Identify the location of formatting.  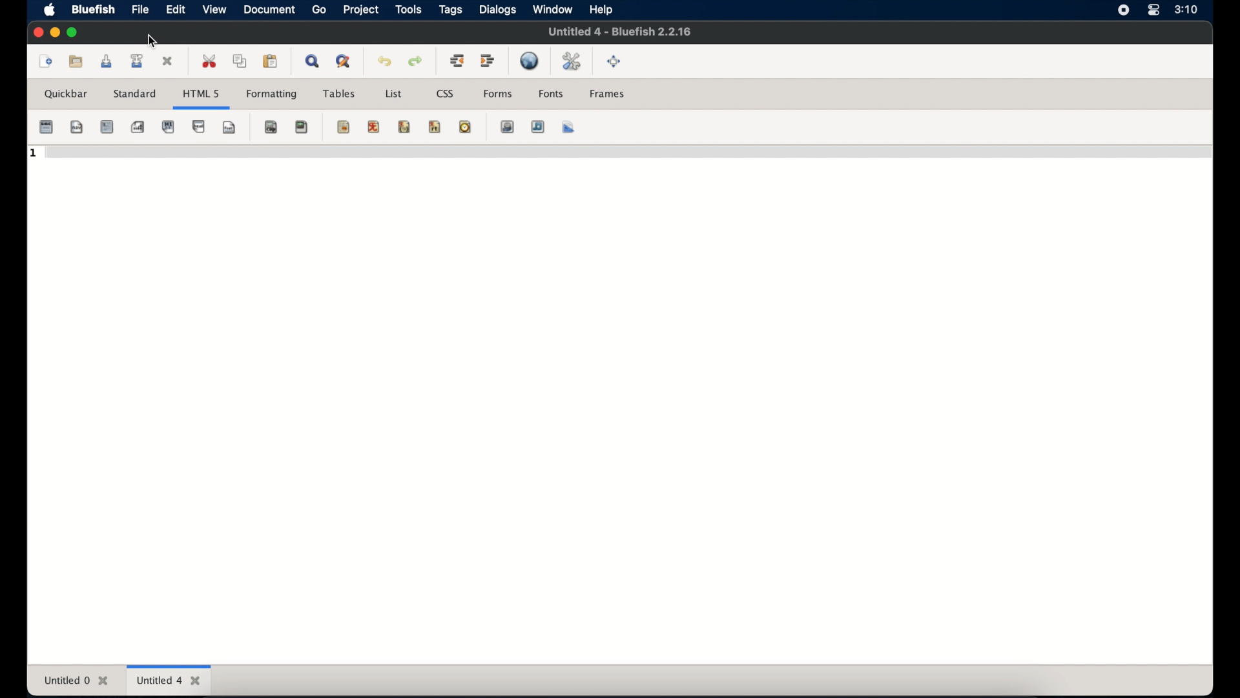
(272, 95).